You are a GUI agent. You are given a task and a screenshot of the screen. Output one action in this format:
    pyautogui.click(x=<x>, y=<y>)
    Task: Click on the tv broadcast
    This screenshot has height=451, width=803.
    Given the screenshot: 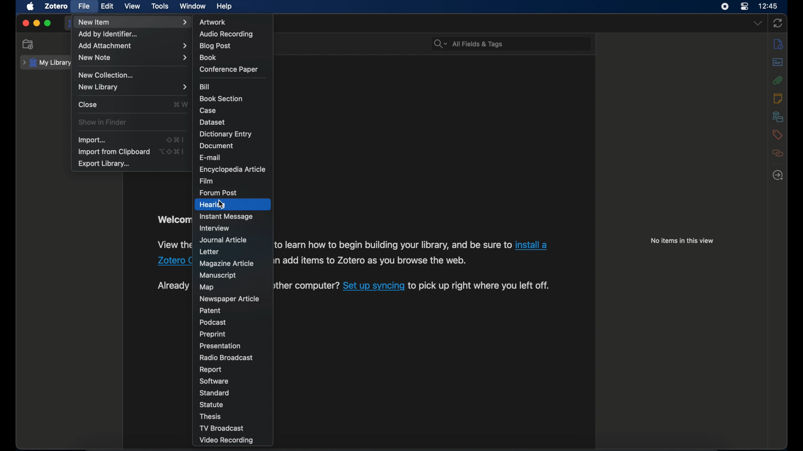 What is the action you would take?
    pyautogui.click(x=222, y=428)
    